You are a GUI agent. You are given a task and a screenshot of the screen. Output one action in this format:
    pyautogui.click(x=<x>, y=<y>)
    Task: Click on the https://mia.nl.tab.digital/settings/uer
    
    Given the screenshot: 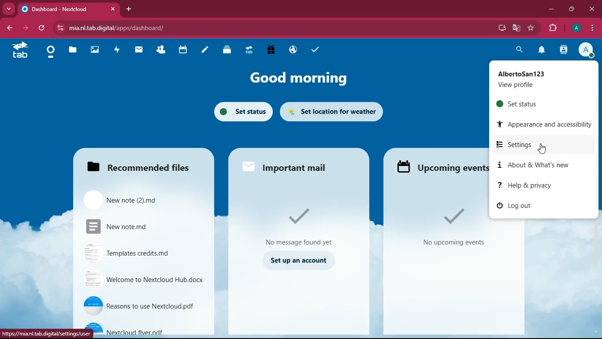 What is the action you would take?
    pyautogui.click(x=46, y=334)
    